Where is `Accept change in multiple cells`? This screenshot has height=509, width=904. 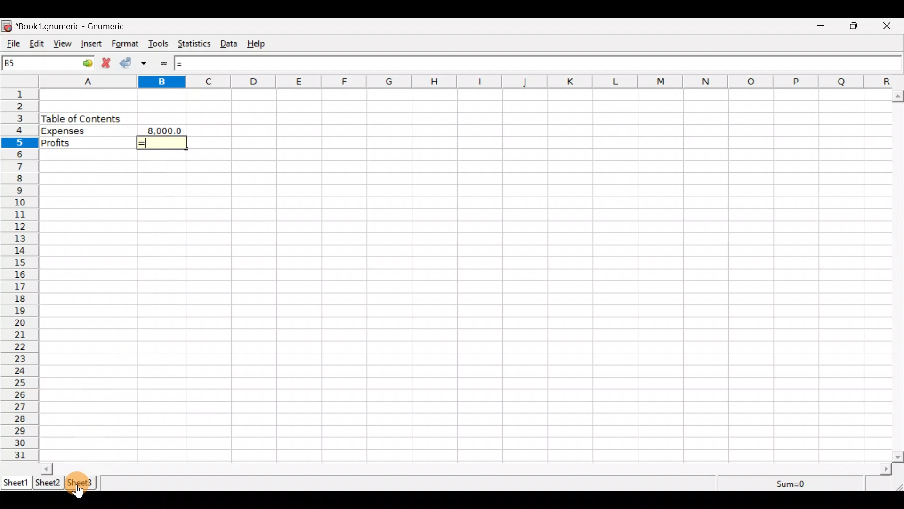
Accept change in multiple cells is located at coordinates (147, 63).